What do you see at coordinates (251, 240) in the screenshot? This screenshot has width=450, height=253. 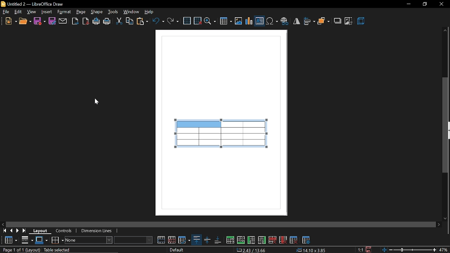 I see `insert column before` at bounding box center [251, 240].